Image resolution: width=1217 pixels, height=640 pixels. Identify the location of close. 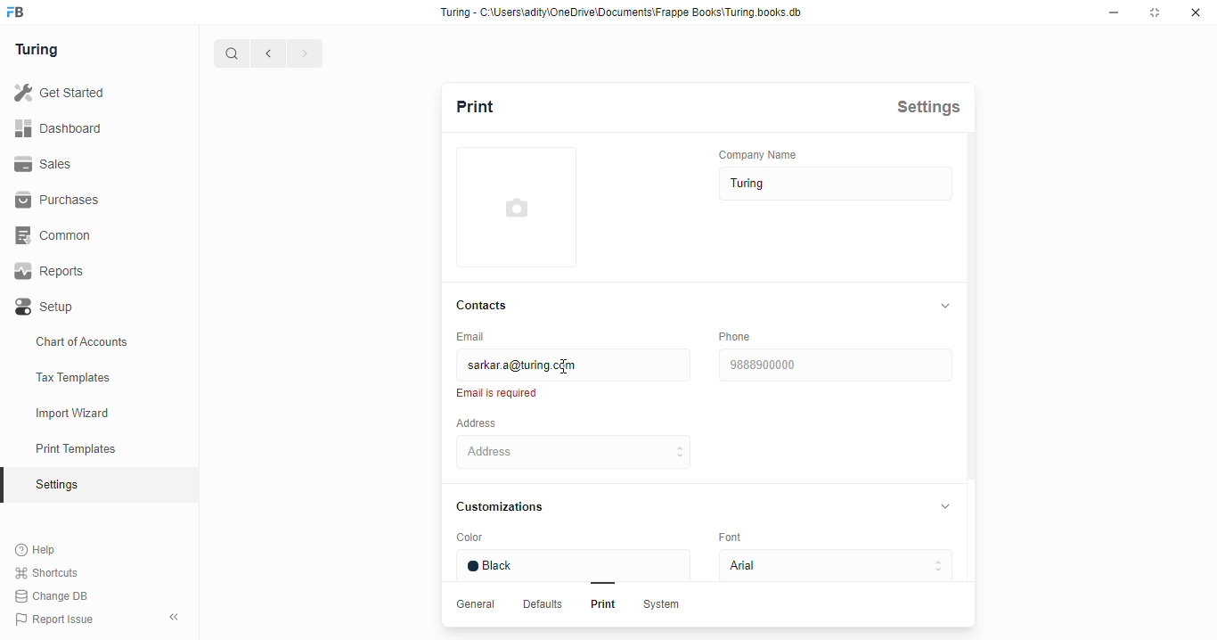
(1198, 13).